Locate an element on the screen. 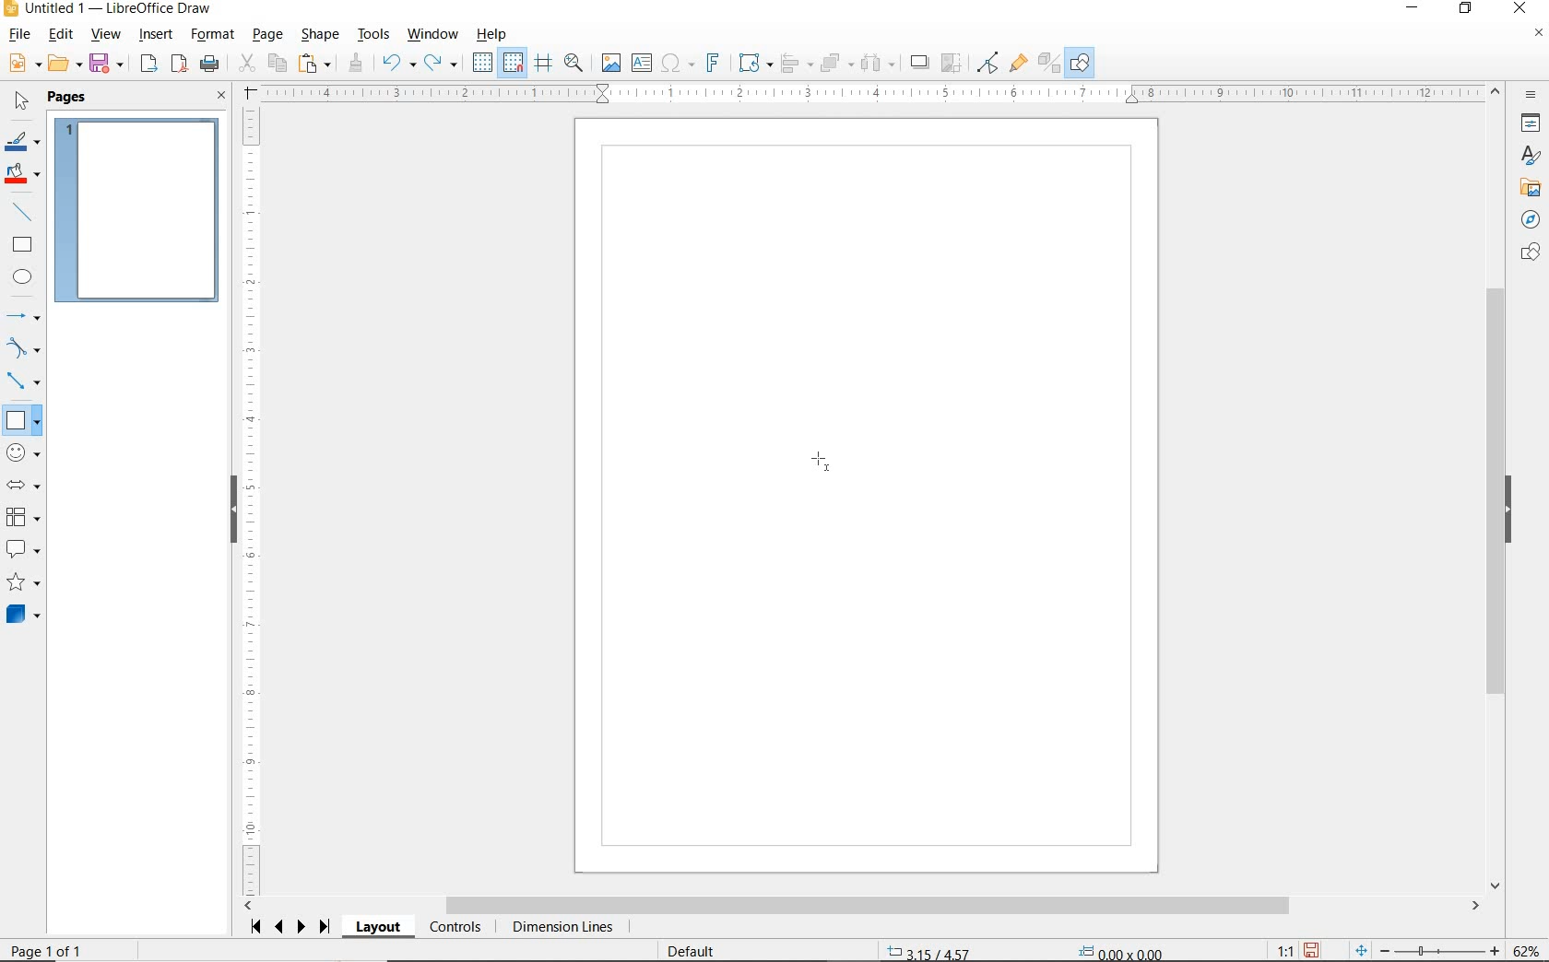 Image resolution: width=1549 pixels, height=962 pixels. UNDO is located at coordinates (399, 65).